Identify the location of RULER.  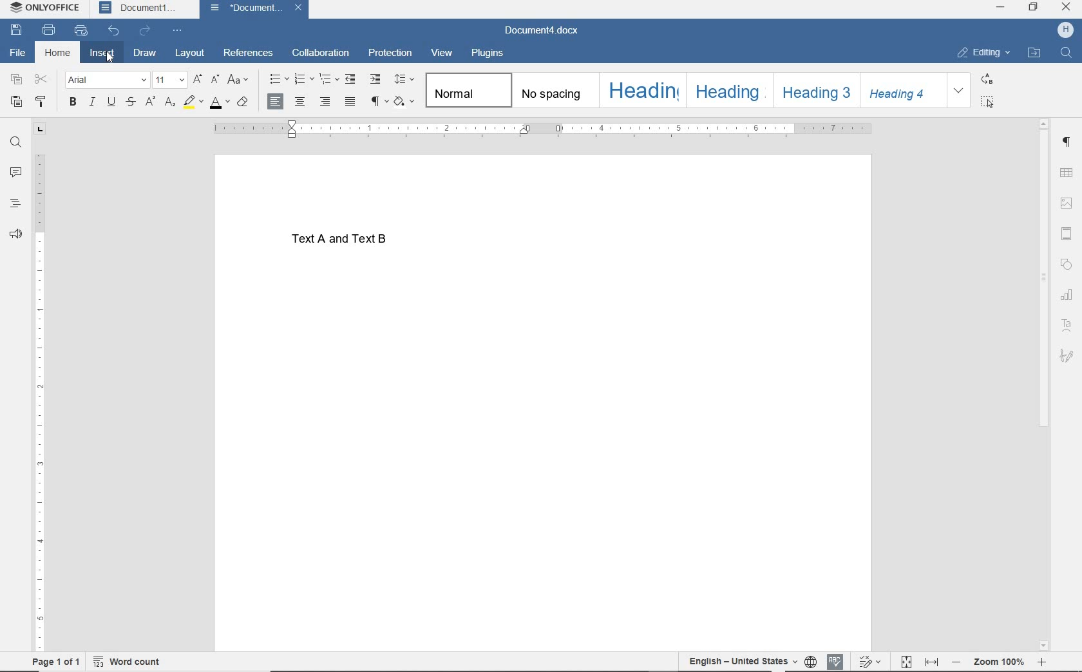
(42, 403).